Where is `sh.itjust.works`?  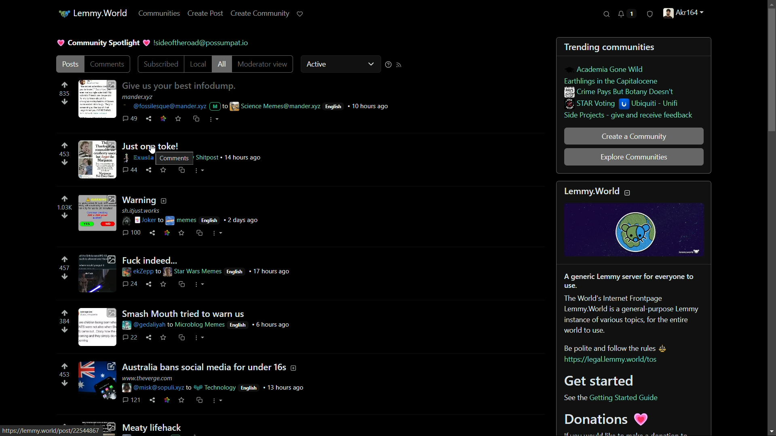
sh.itjust.works is located at coordinates (145, 211).